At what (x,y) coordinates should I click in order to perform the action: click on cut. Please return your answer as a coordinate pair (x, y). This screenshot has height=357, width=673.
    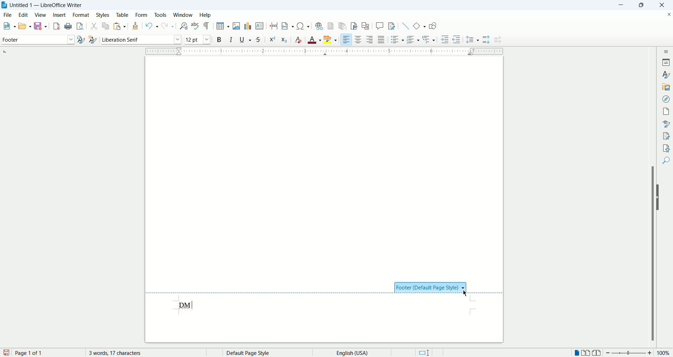
    Looking at the image, I should click on (94, 27).